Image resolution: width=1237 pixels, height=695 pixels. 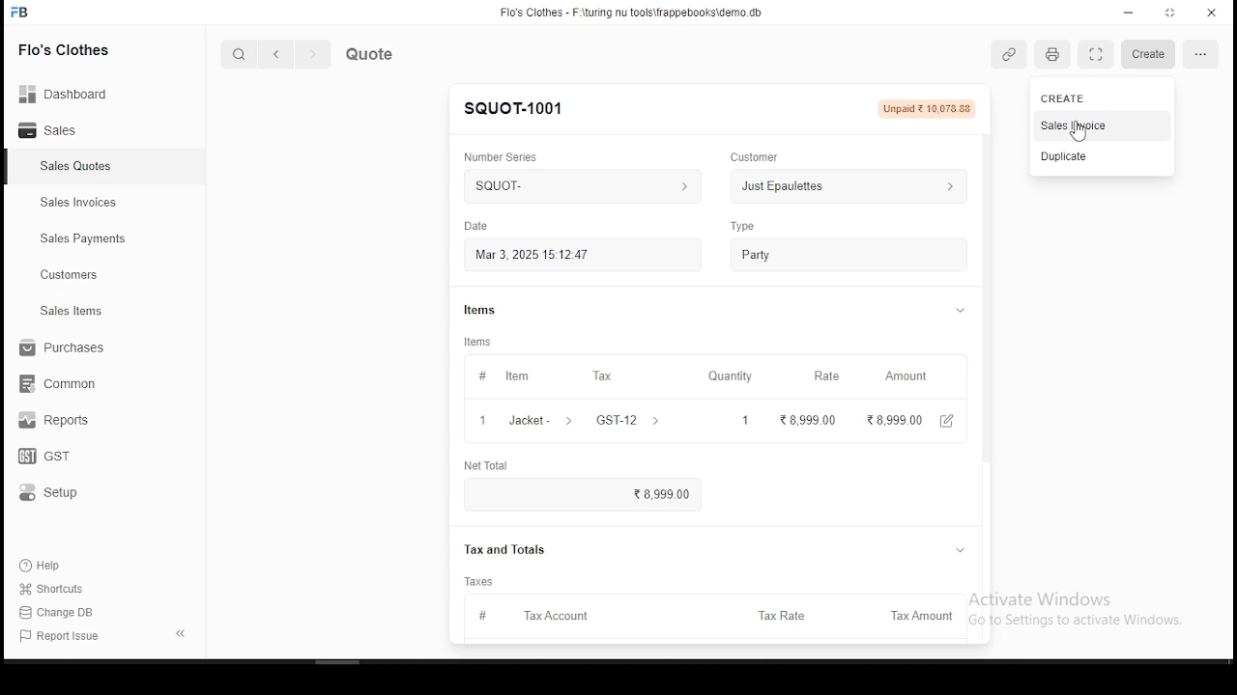 What do you see at coordinates (631, 420) in the screenshot?
I see `GST-12 >` at bounding box center [631, 420].